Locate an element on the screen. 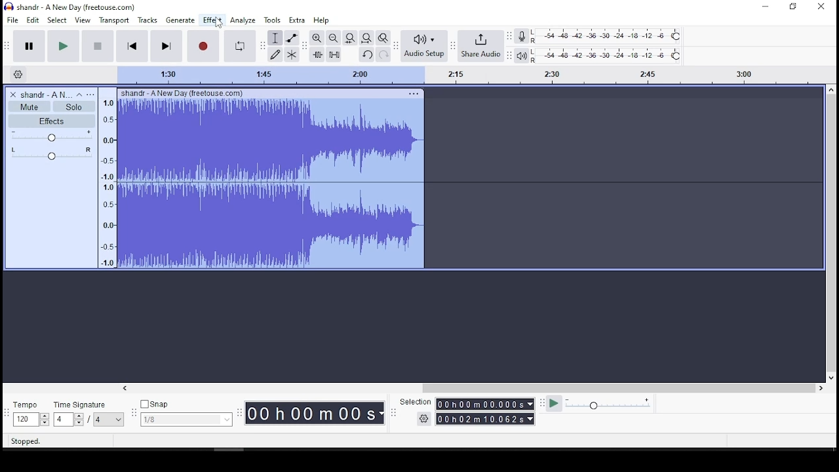  audio setup is located at coordinates (424, 47).